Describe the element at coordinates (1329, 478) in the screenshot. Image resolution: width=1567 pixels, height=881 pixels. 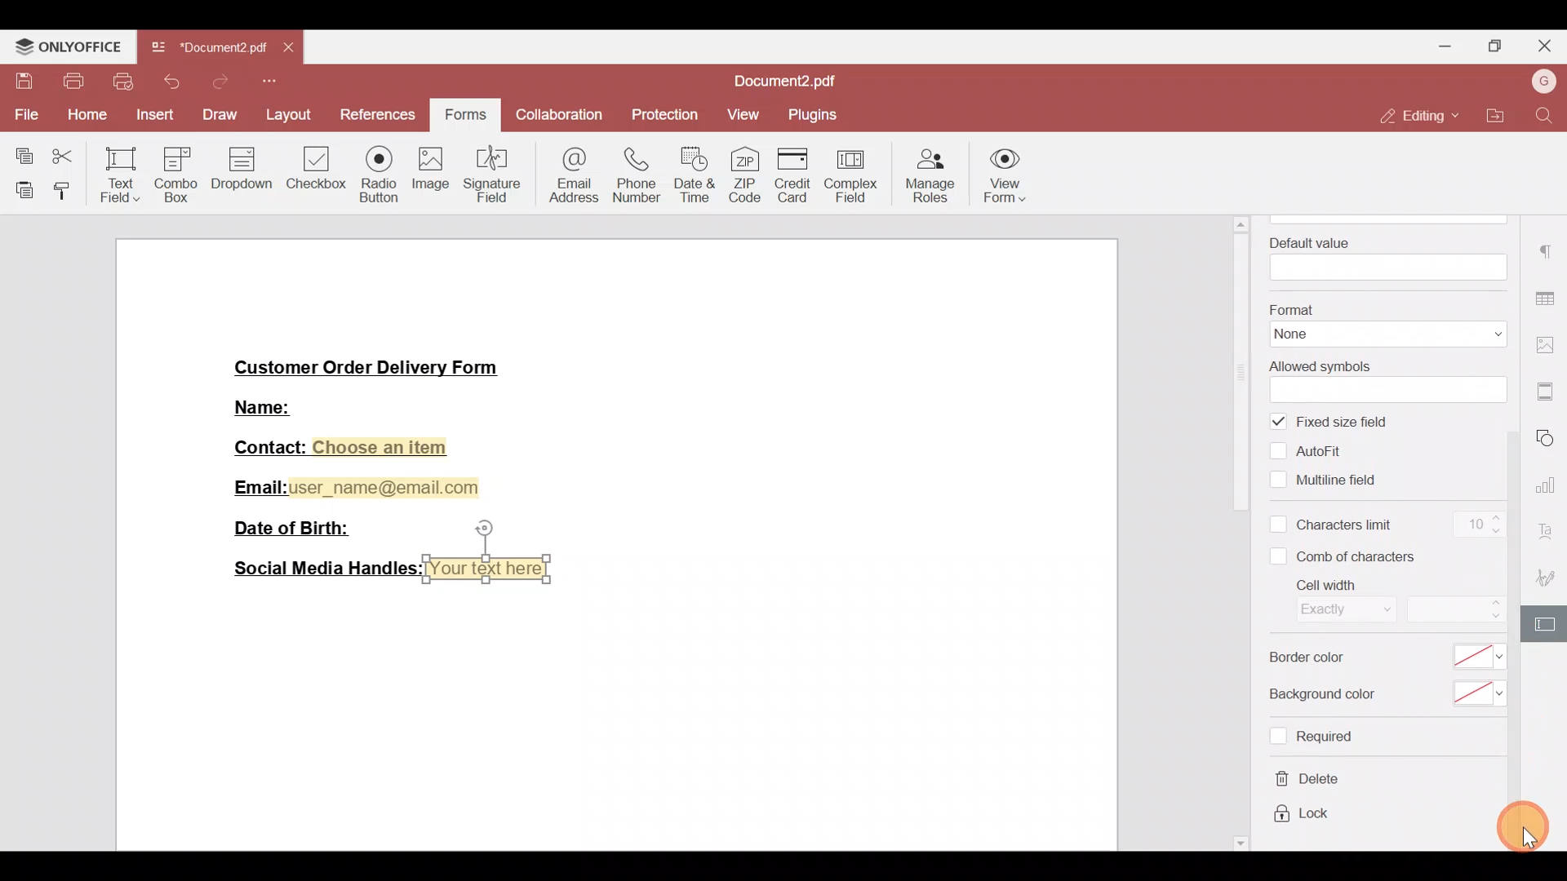
I see `Multiline field` at that location.